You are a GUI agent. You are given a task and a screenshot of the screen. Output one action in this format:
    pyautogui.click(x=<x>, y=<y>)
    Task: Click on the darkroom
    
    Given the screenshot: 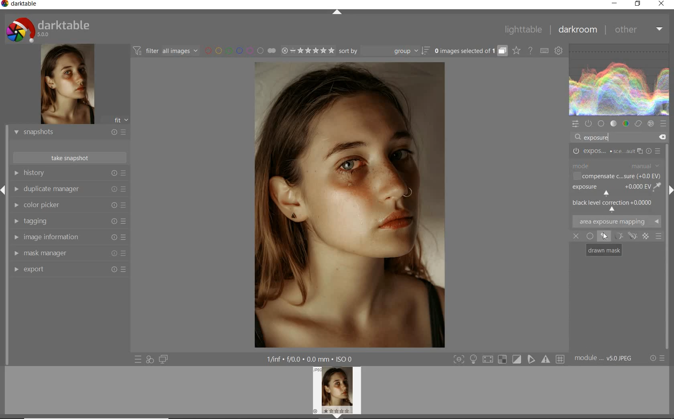 What is the action you would take?
    pyautogui.click(x=577, y=30)
    